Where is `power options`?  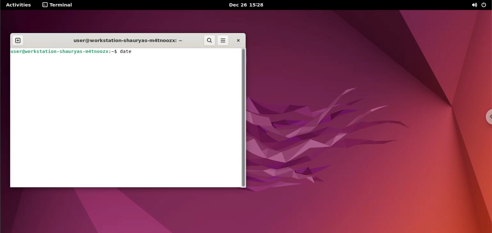
power options is located at coordinates (486, 5).